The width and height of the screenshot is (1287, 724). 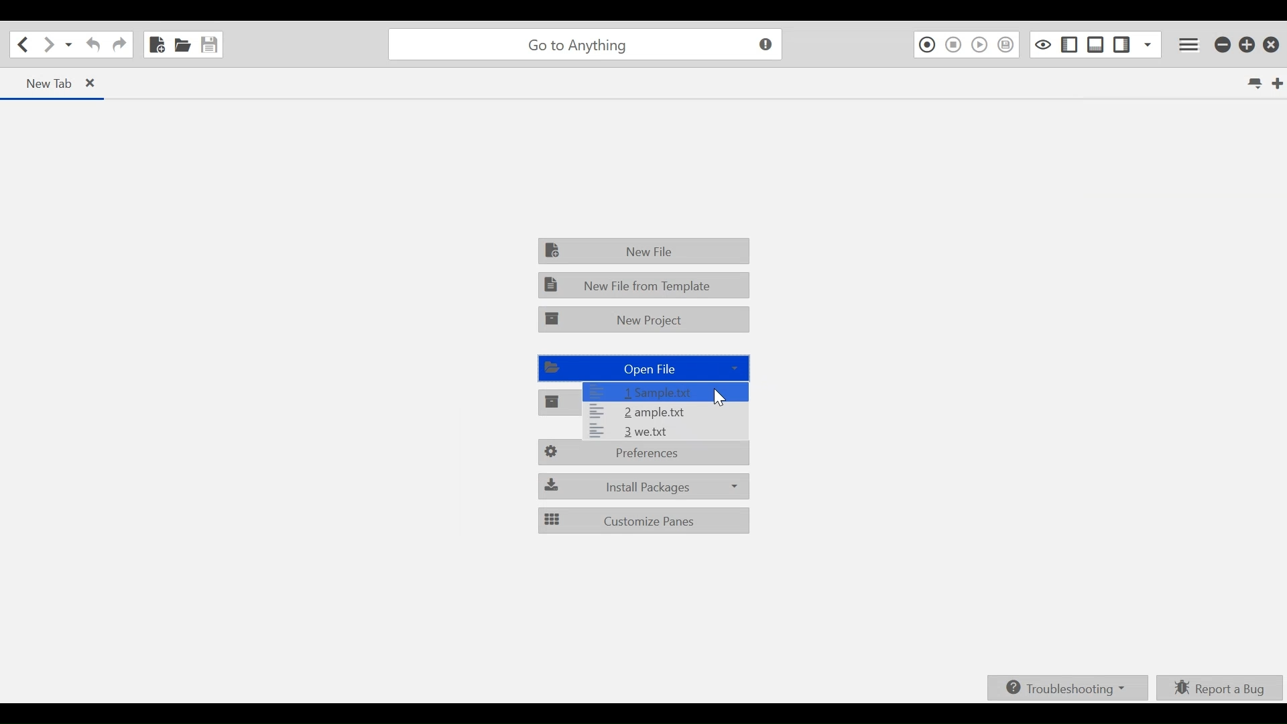 What do you see at coordinates (53, 82) in the screenshot?
I see `Current Tab` at bounding box center [53, 82].